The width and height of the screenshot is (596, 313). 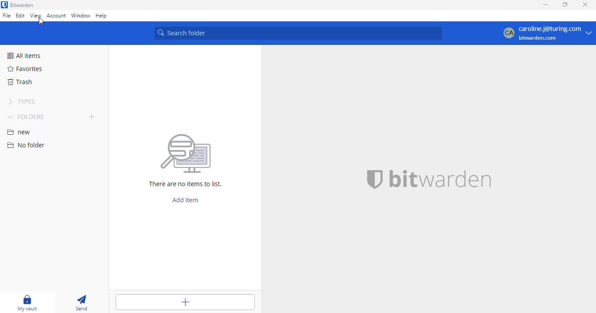 I want to click on logo, so click(x=4, y=4).